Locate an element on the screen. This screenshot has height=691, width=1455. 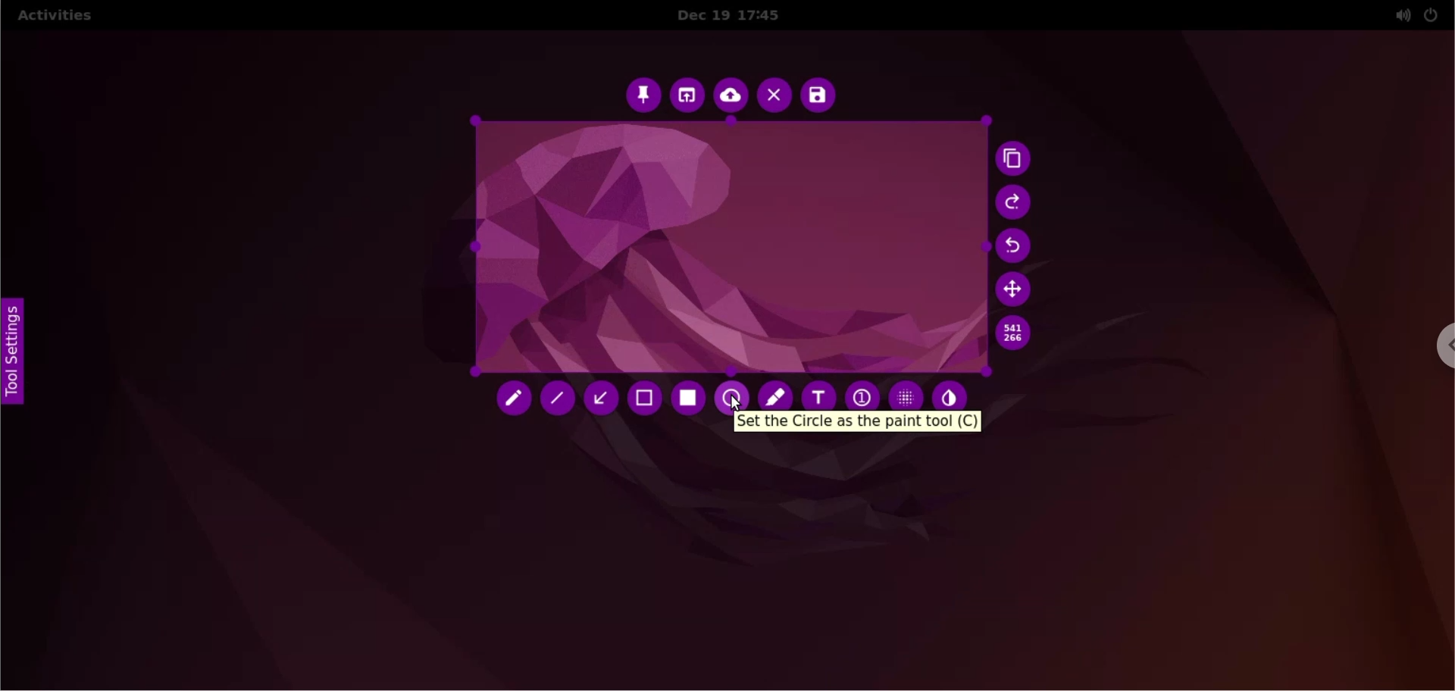
line tool is located at coordinates (561, 402).